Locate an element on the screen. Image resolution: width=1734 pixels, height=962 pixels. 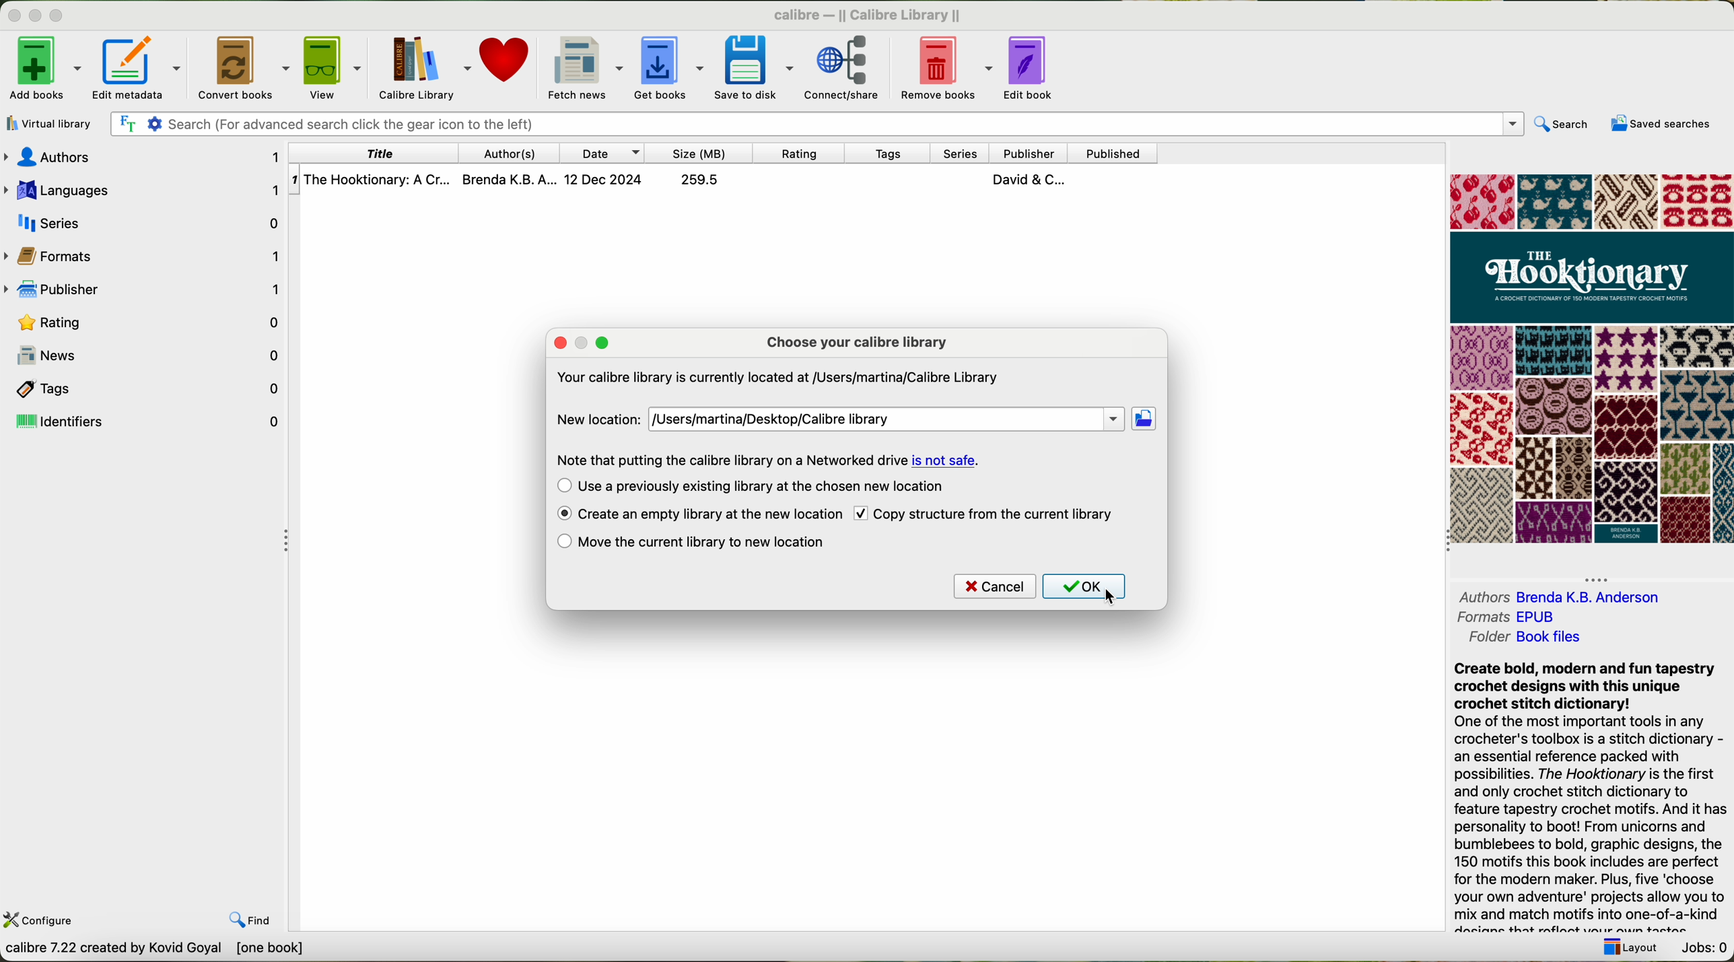
formats EPUB is located at coordinates (1504, 617).